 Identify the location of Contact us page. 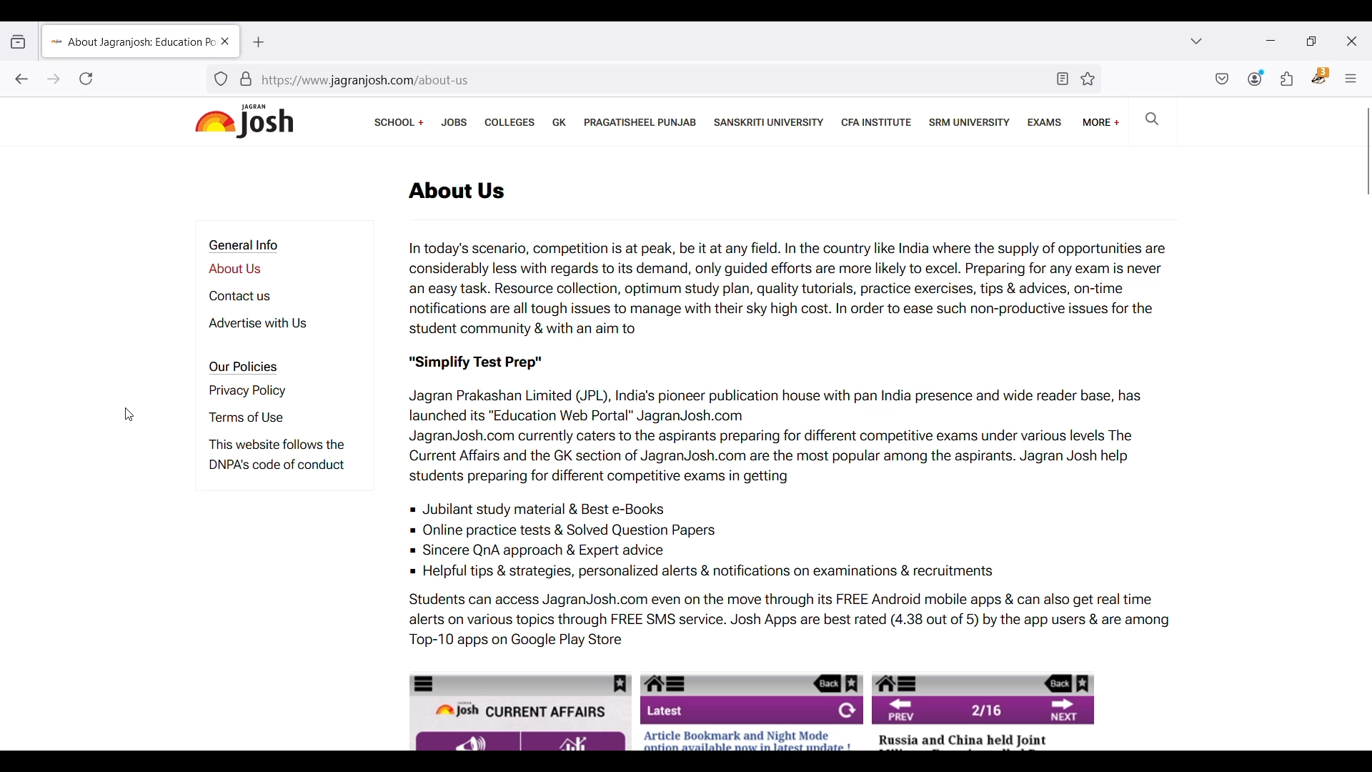
(264, 297).